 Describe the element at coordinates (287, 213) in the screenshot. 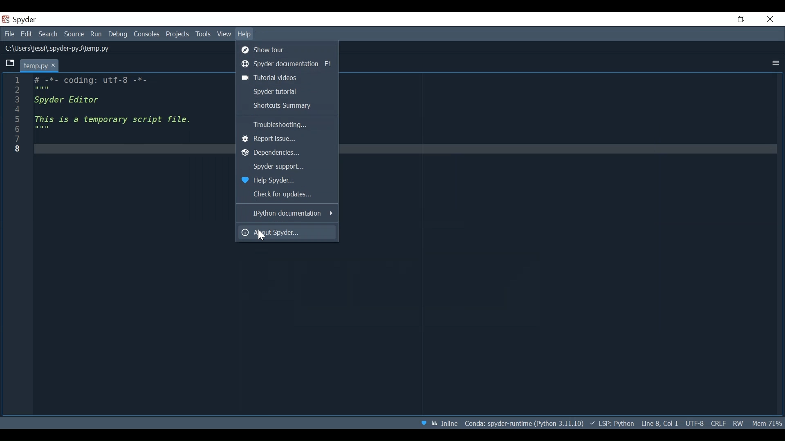

I see `Python Documentation` at that location.